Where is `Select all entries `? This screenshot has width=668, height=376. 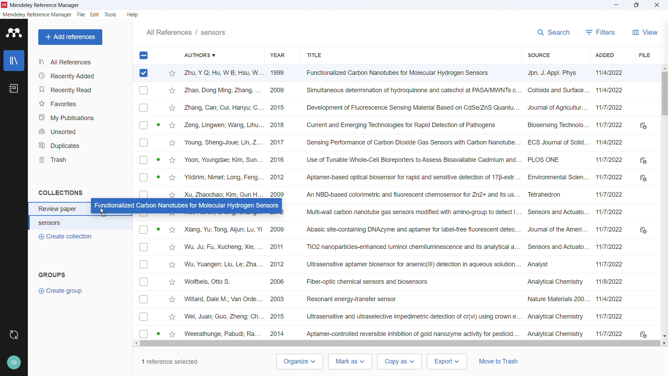 Select all entries  is located at coordinates (143, 55).